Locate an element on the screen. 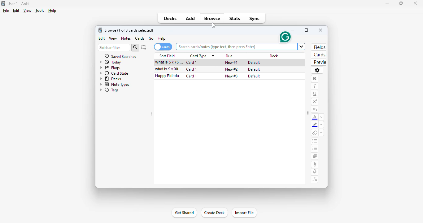  cards is located at coordinates (140, 38).